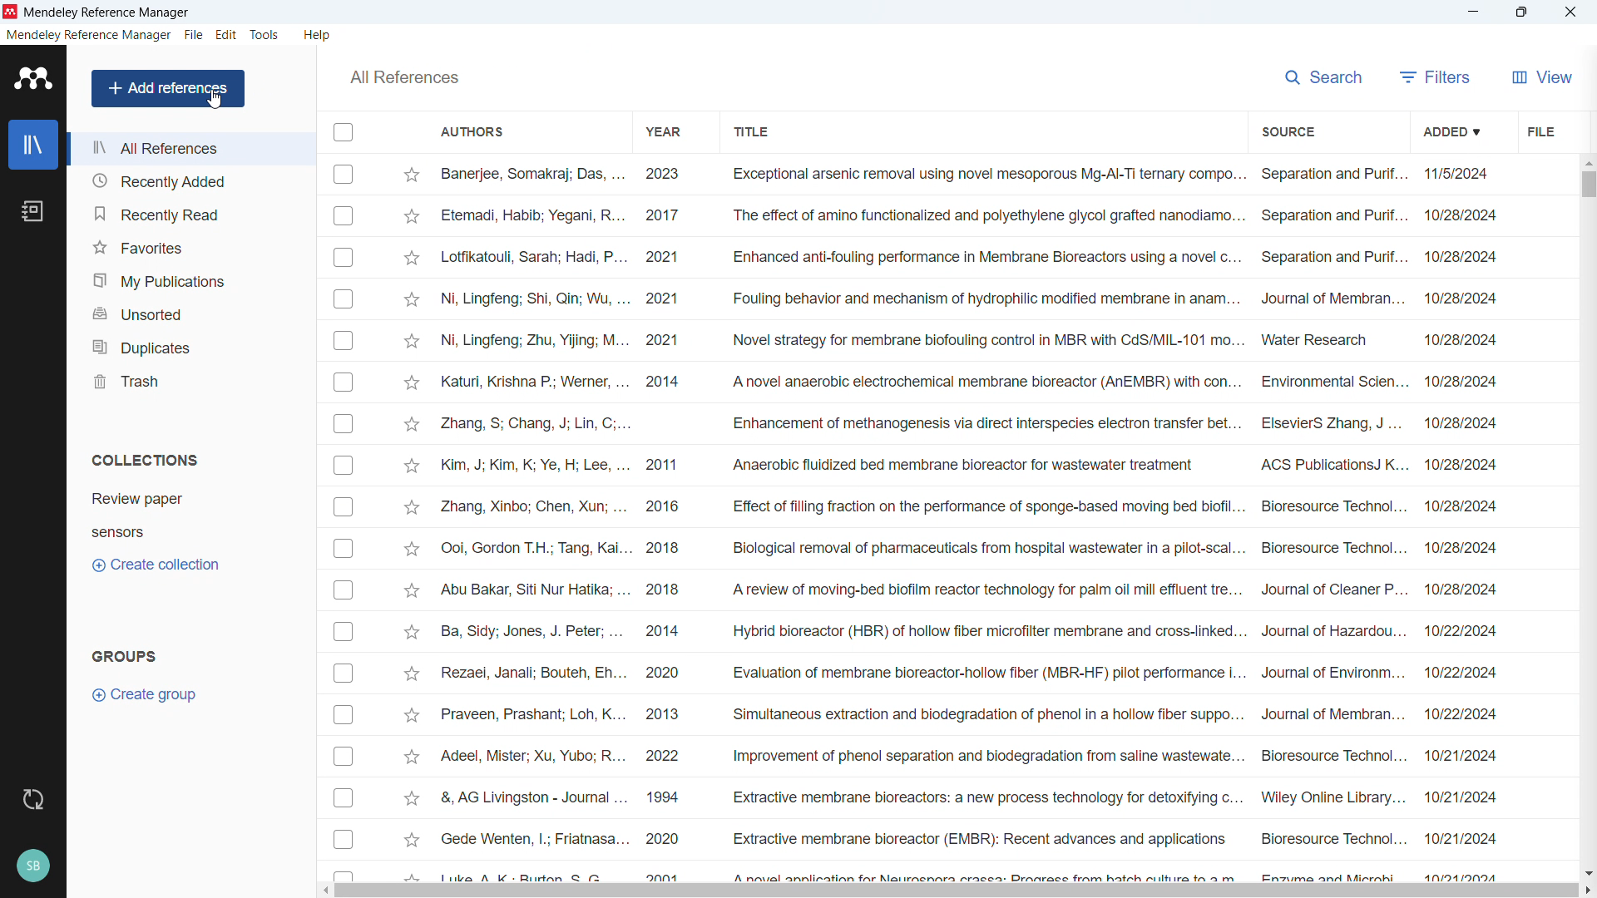 The image size is (1597, 898). Describe the element at coordinates (754, 130) in the screenshot. I see `Sort by title ` at that location.